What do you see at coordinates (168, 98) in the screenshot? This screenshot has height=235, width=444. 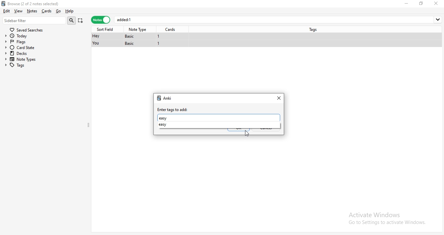 I see `anki` at bounding box center [168, 98].